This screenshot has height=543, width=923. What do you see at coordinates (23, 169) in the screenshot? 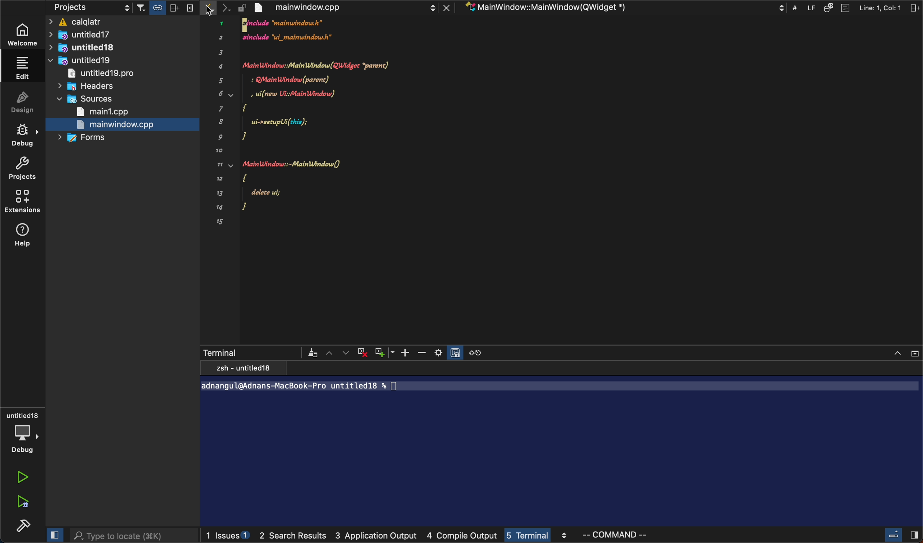
I see `project` at bounding box center [23, 169].